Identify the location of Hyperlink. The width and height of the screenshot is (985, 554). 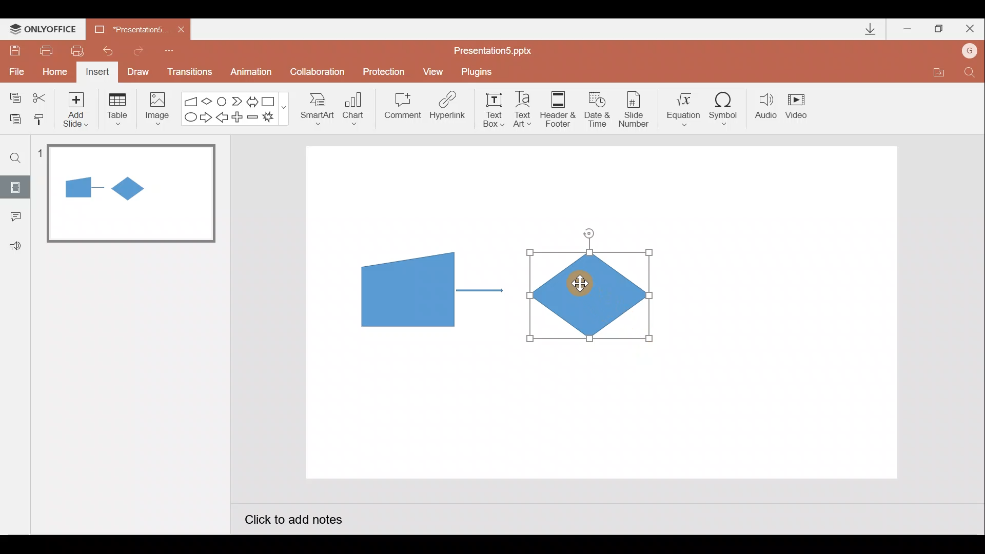
(448, 109).